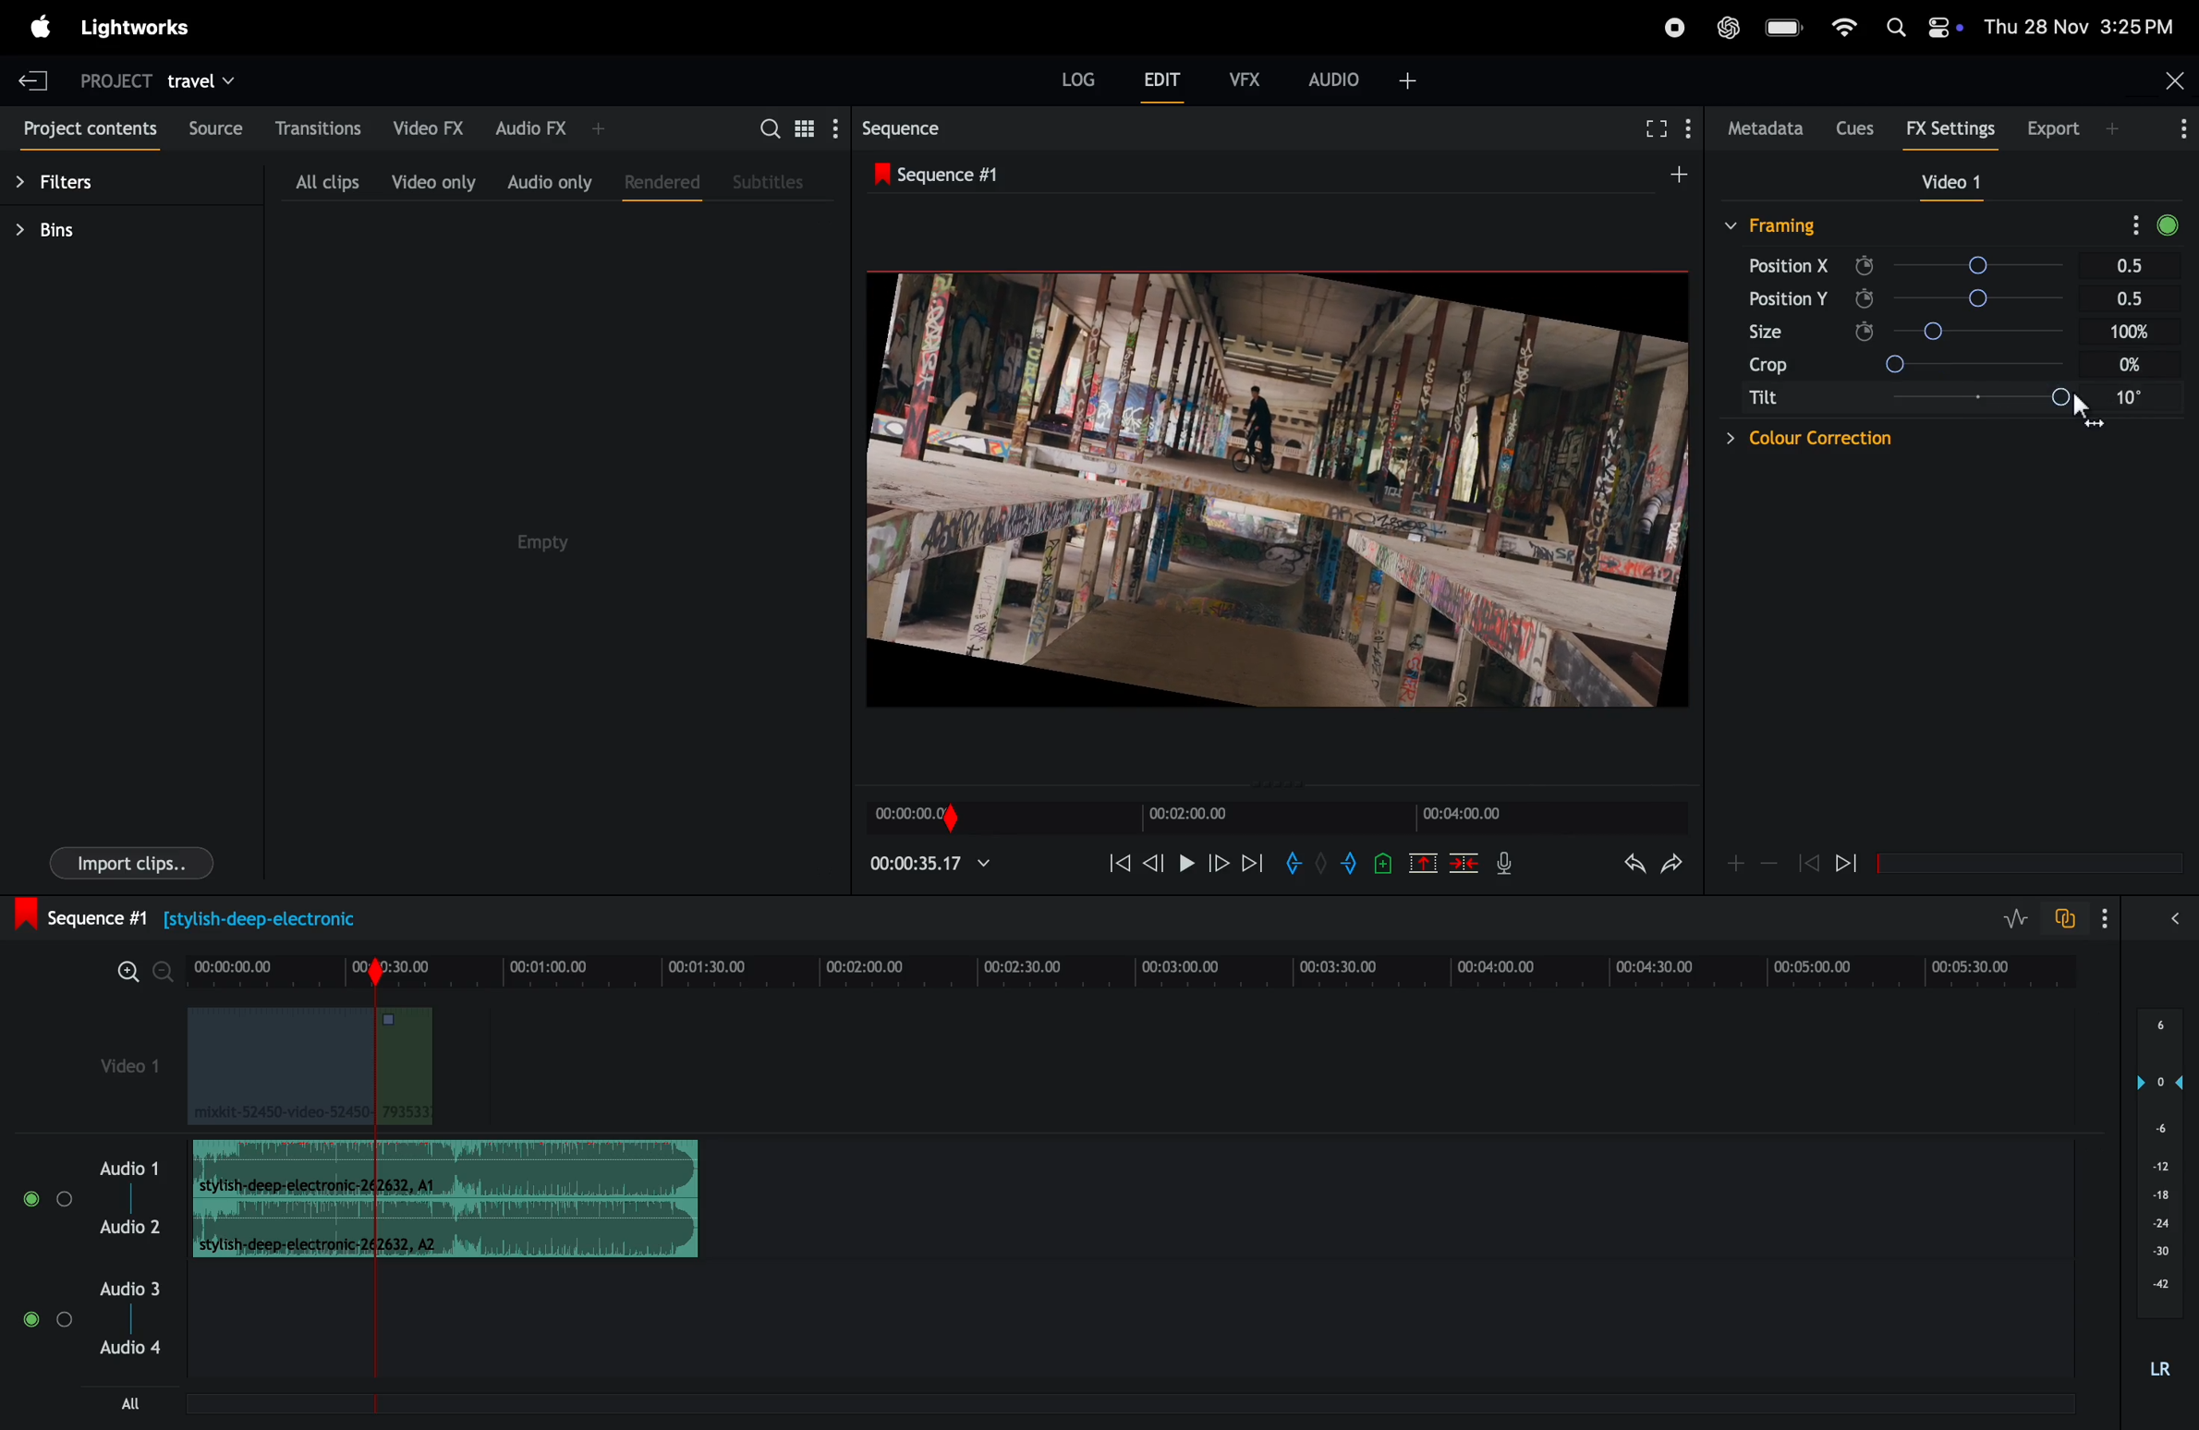  Describe the element at coordinates (113, 1060) in the screenshot. I see `video 1` at that location.